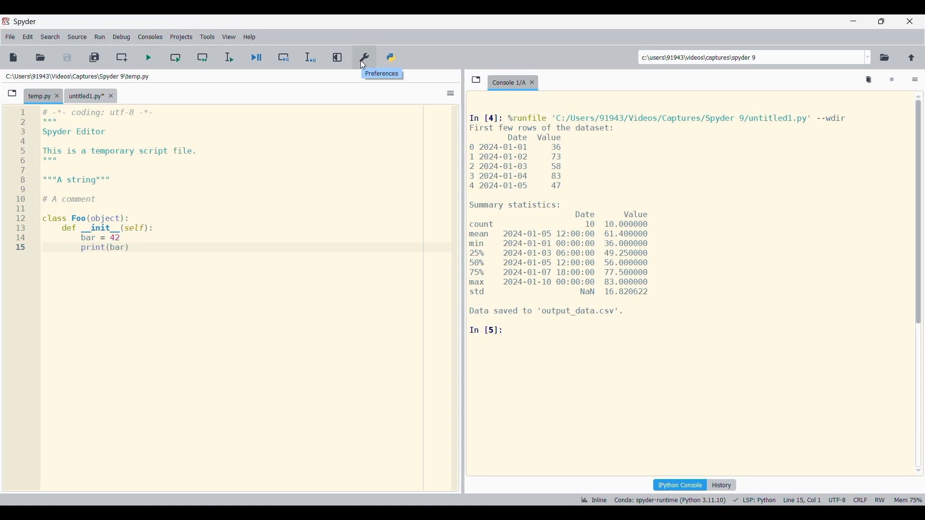 This screenshot has height=520, width=925. What do you see at coordinates (885, 58) in the screenshot?
I see `Browse a working directory` at bounding box center [885, 58].